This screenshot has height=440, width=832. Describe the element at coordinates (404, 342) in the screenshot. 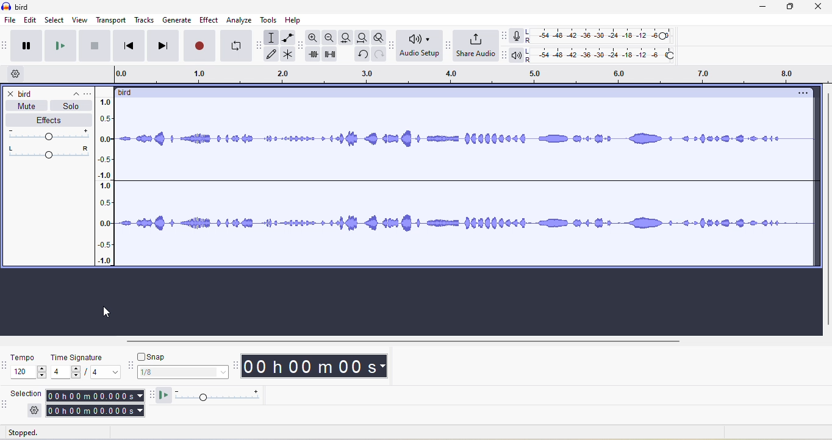

I see `horizontal scroll bar` at that location.